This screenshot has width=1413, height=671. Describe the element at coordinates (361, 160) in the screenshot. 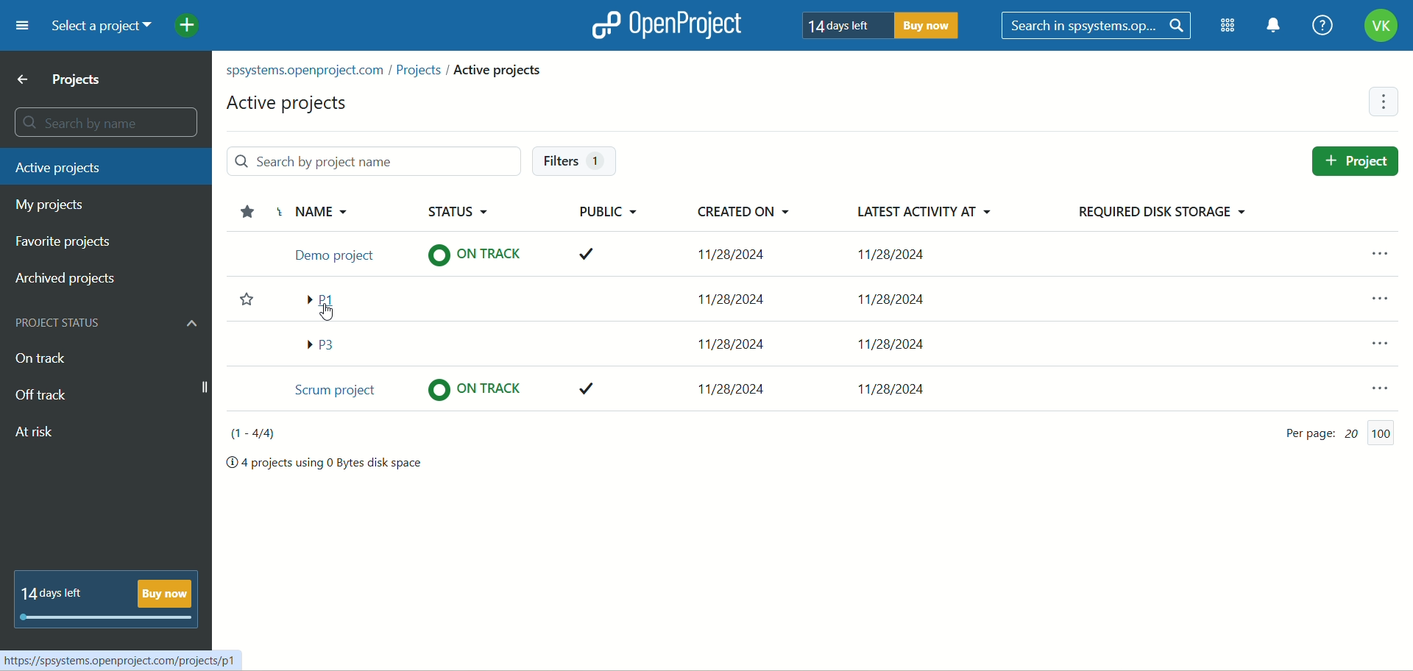

I see `search by project name` at that location.